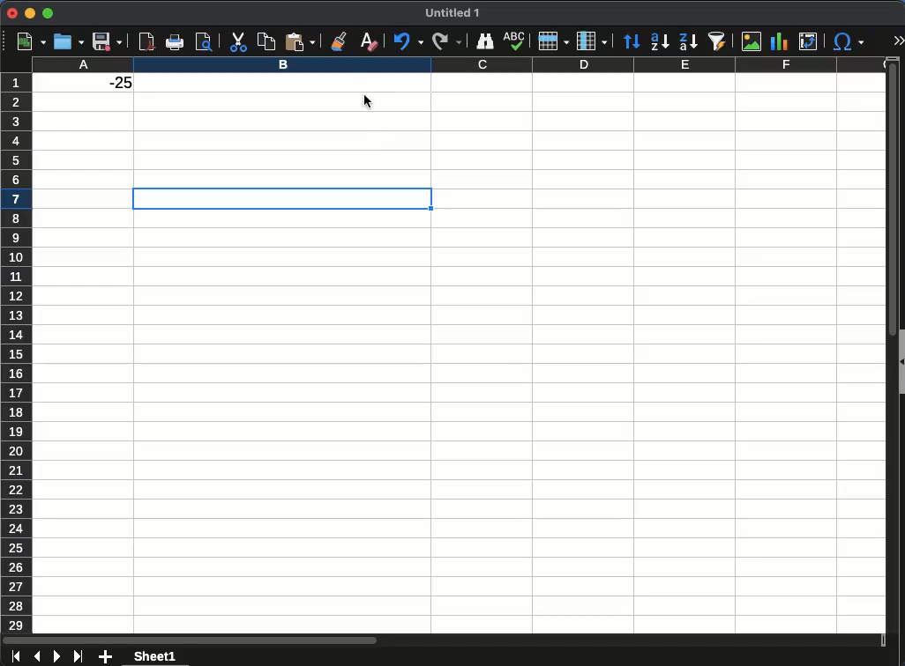 The width and height of the screenshot is (905, 666). Describe the element at coordinates (366, 40) in the screenshot. I see `clear formatting` at that location.